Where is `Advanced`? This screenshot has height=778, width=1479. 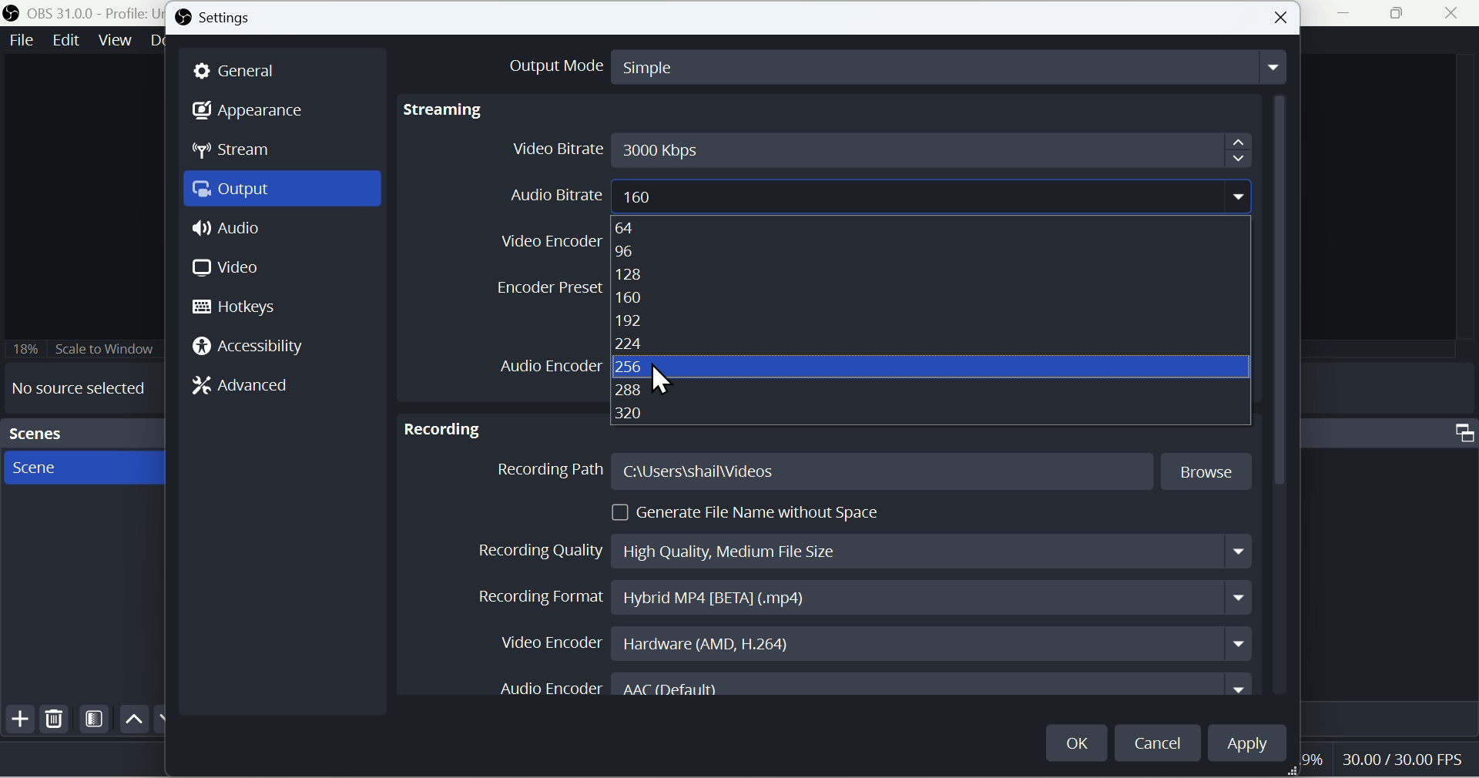
Advanced is located at coordinates (252, 388).